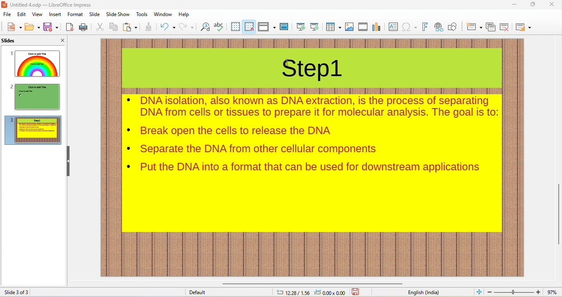 The width and height of the screenshot is (562, 297). What do you see at coordinates (479, 291) in the screenshot?
I see `fit to current view` at bounding box center [479, 291].